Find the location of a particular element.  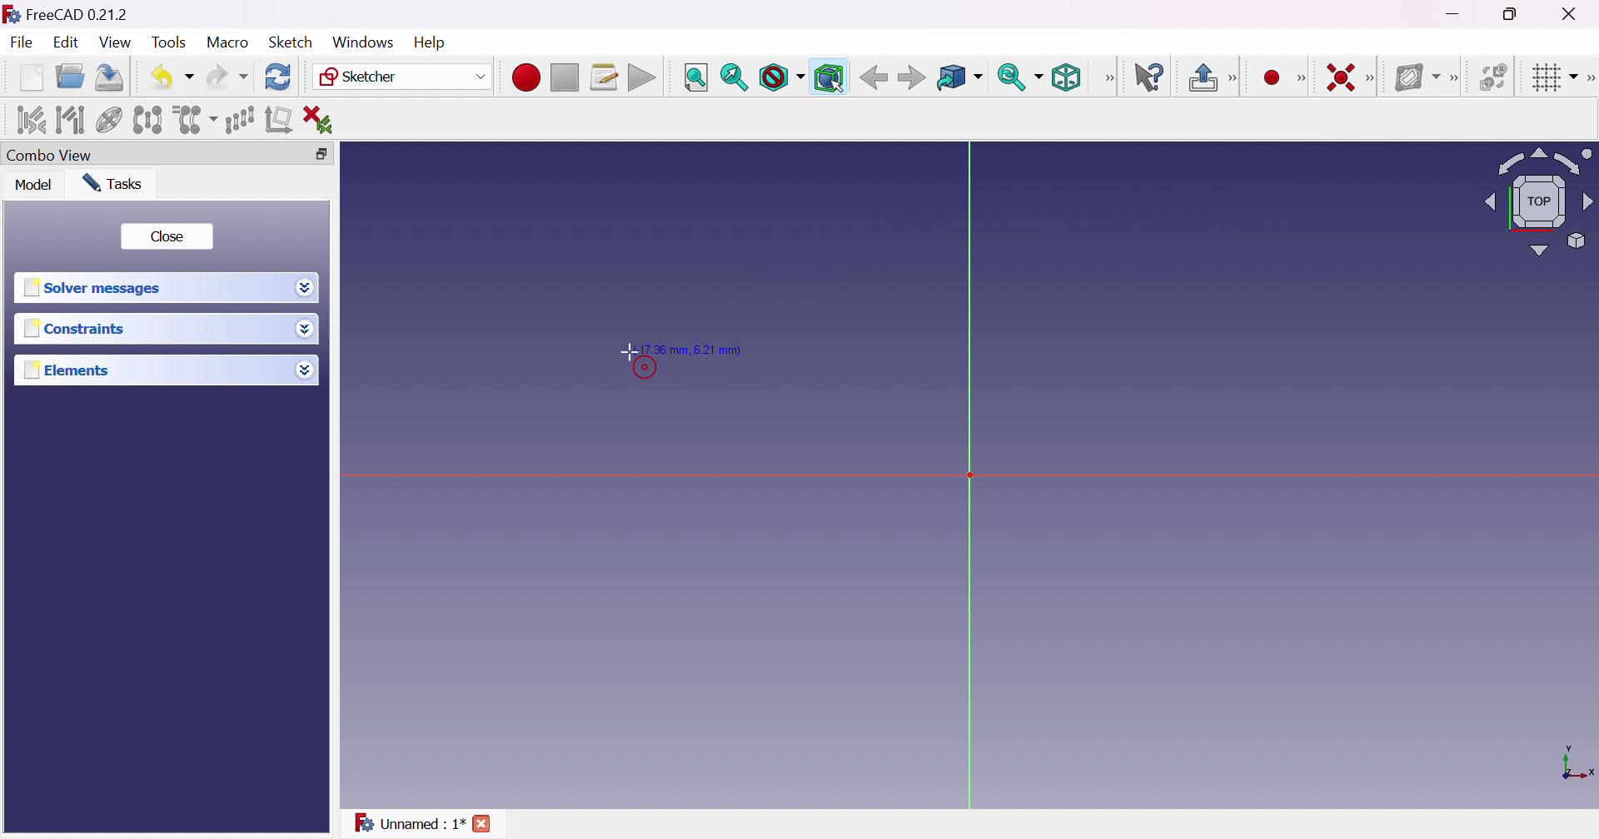

Open is located at coordinates (70, 77).